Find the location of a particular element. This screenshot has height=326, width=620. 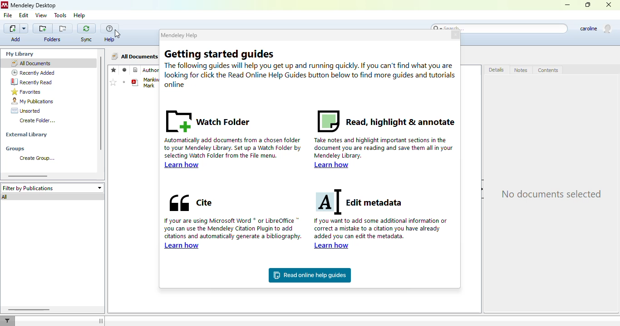

favorites is located at coordinates (113, 70).